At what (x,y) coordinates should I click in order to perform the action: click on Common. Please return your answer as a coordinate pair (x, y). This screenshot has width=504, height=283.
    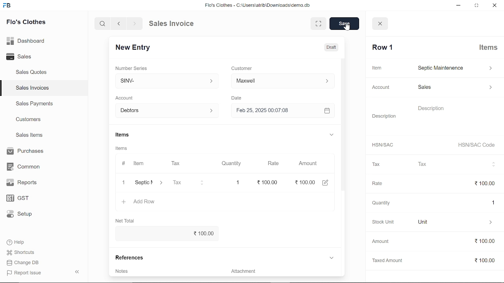
    Looking at the image, I should click on (24, 167).